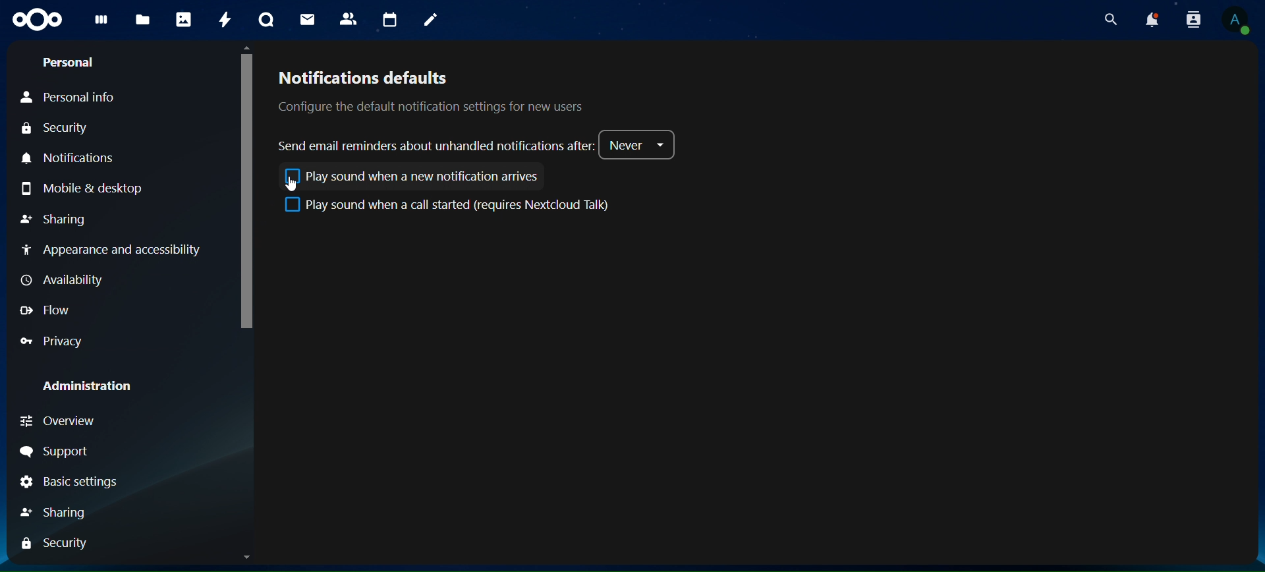 This screenshot has width=1265, height=572. Describe the element at coordinates (54, 453) in the screenshot. I see `Support` at that location.